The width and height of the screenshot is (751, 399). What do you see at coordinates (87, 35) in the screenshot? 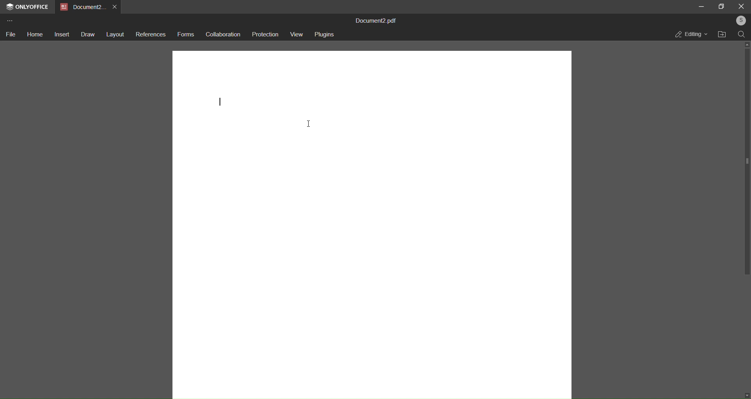
I see `draw` at bounding box center [87, 35].